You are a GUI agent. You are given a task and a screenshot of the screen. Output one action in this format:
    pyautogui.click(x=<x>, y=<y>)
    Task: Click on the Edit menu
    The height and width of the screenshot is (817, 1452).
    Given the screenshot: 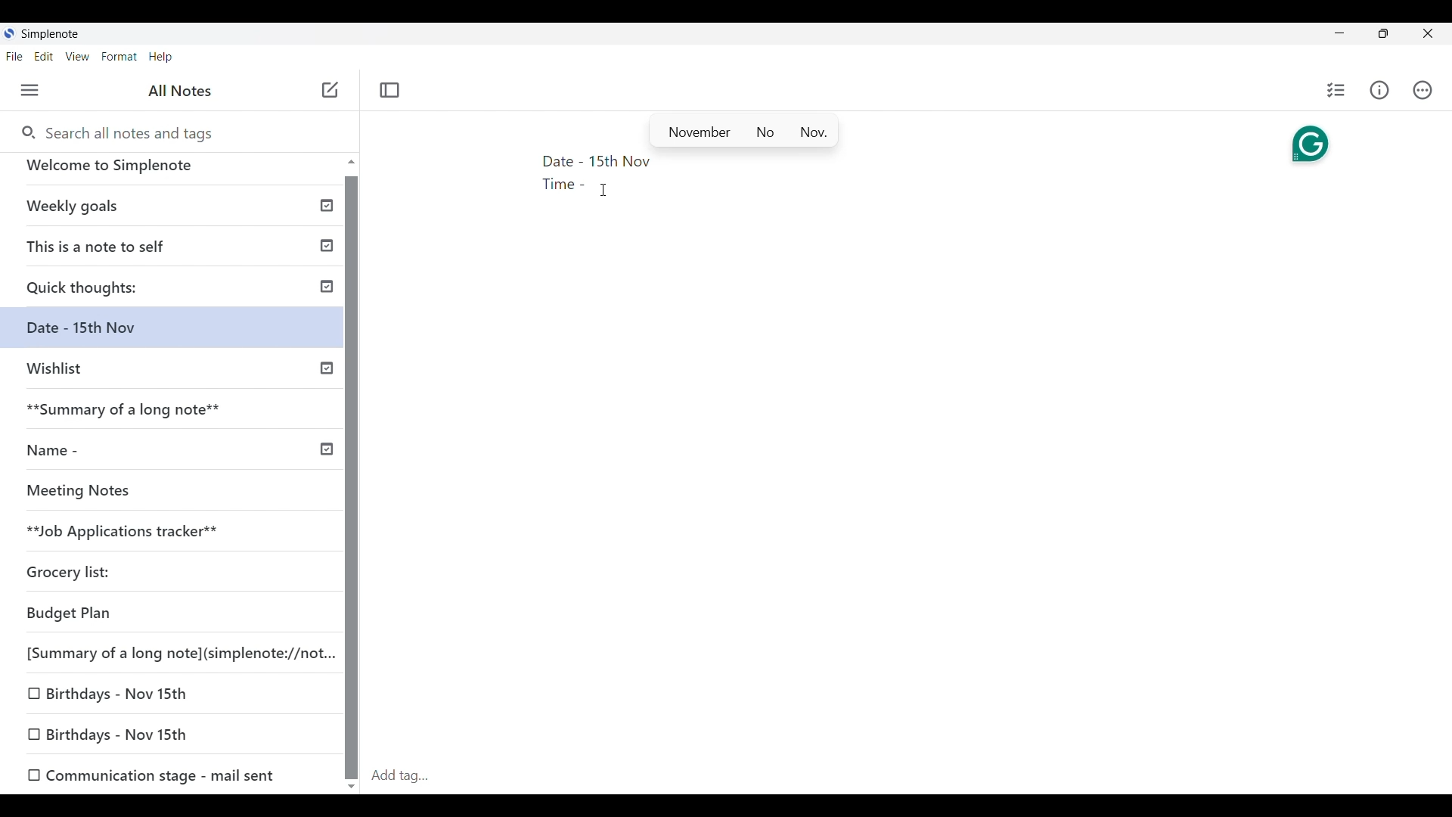 What is the action you would take?
    pyautogui.click(x=44, y=56)
    